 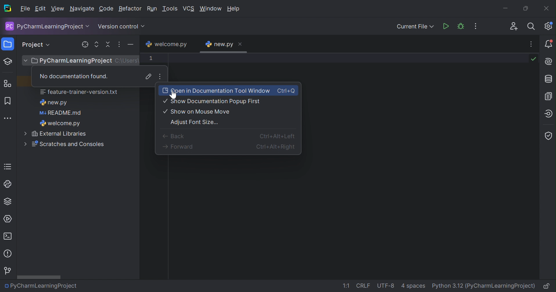 What do you see at coordinates (461, 26) in the screenshot?
I see `Debug 'new.py'` at bounding box center [461, 26].